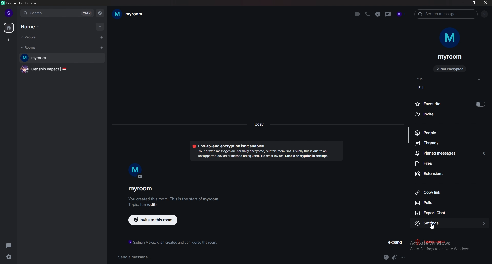 The height and width of the screenshot is (264, 492). I want to click on people, so click(35, 37).